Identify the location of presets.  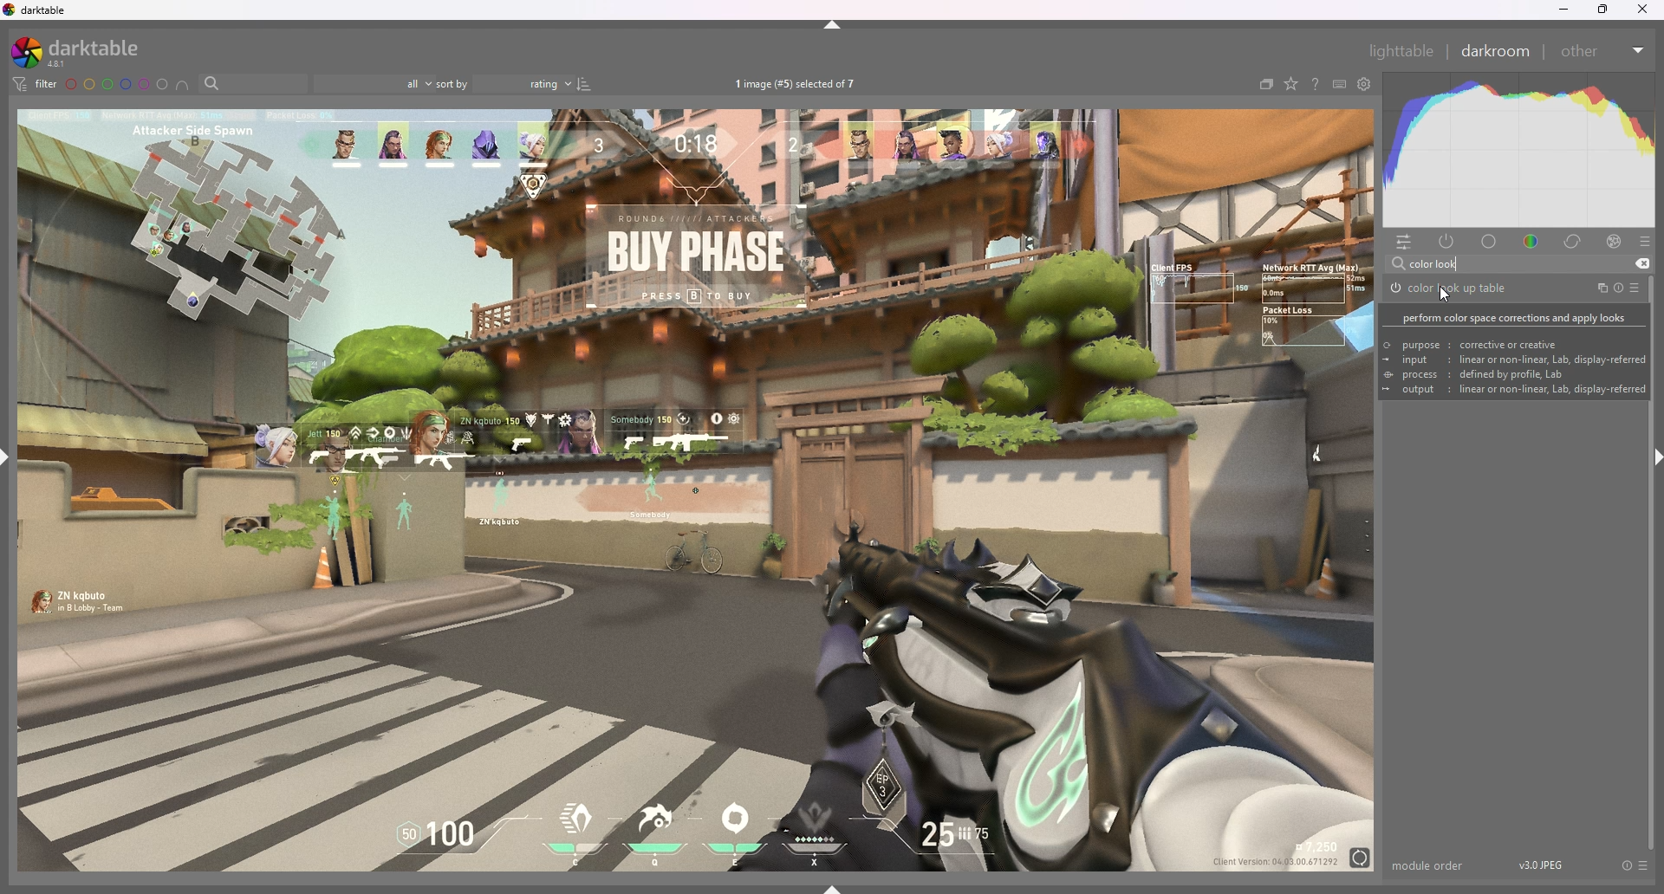
(1637, 287).